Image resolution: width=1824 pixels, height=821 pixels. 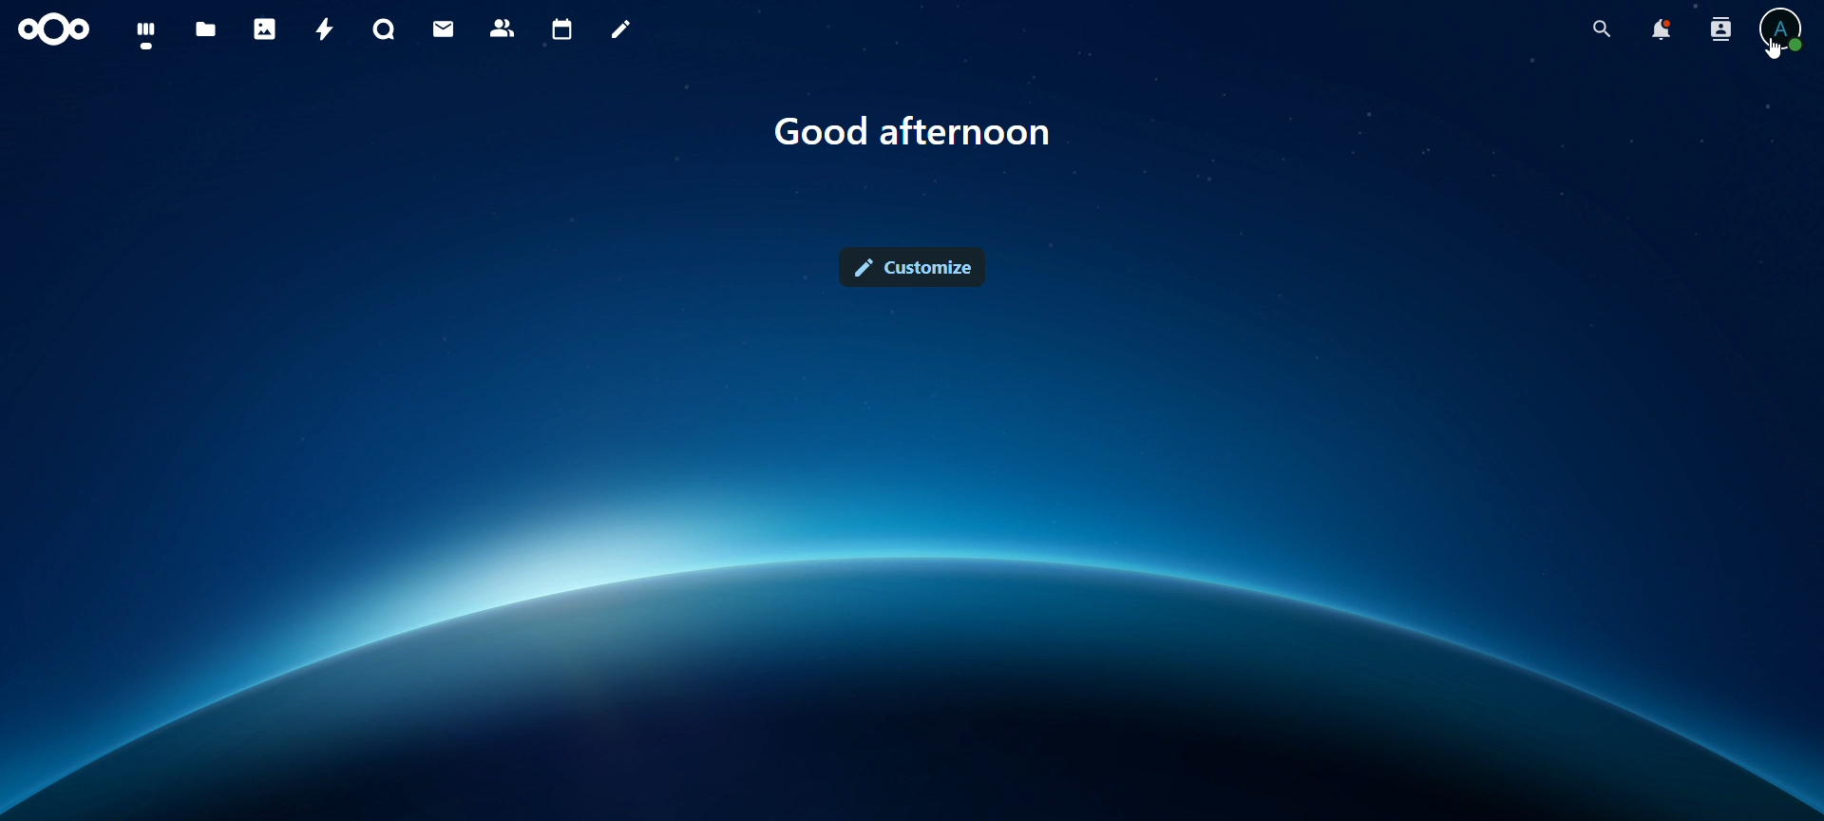 I want to click on mail, so click(x=444, y=29).